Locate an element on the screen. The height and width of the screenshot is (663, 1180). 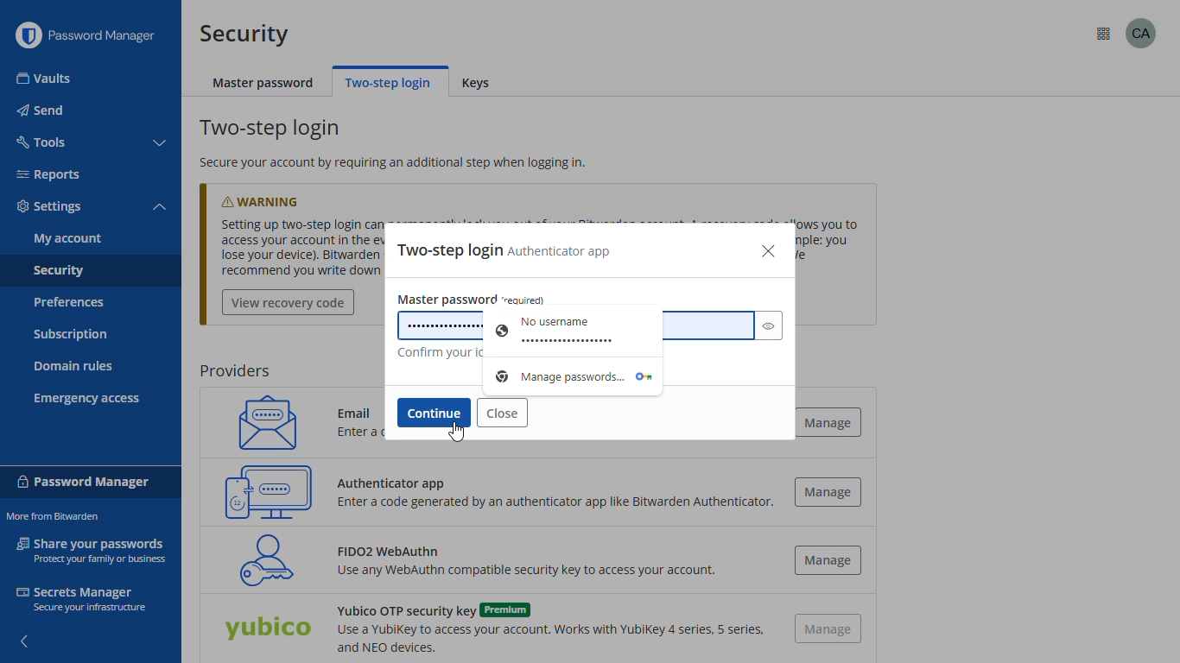
reports is located at coordinates (48, 174).